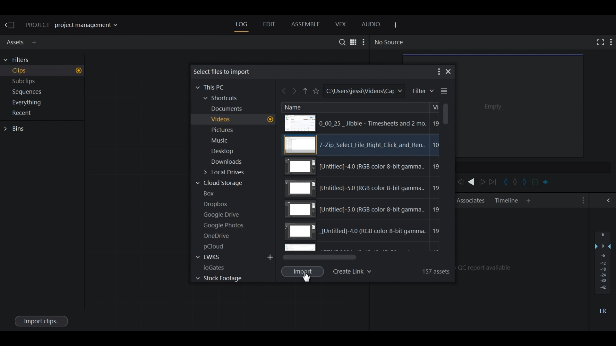  Describe the element at coordinates (218, 203) in the screenshot. I see `Dropbox` at that location.